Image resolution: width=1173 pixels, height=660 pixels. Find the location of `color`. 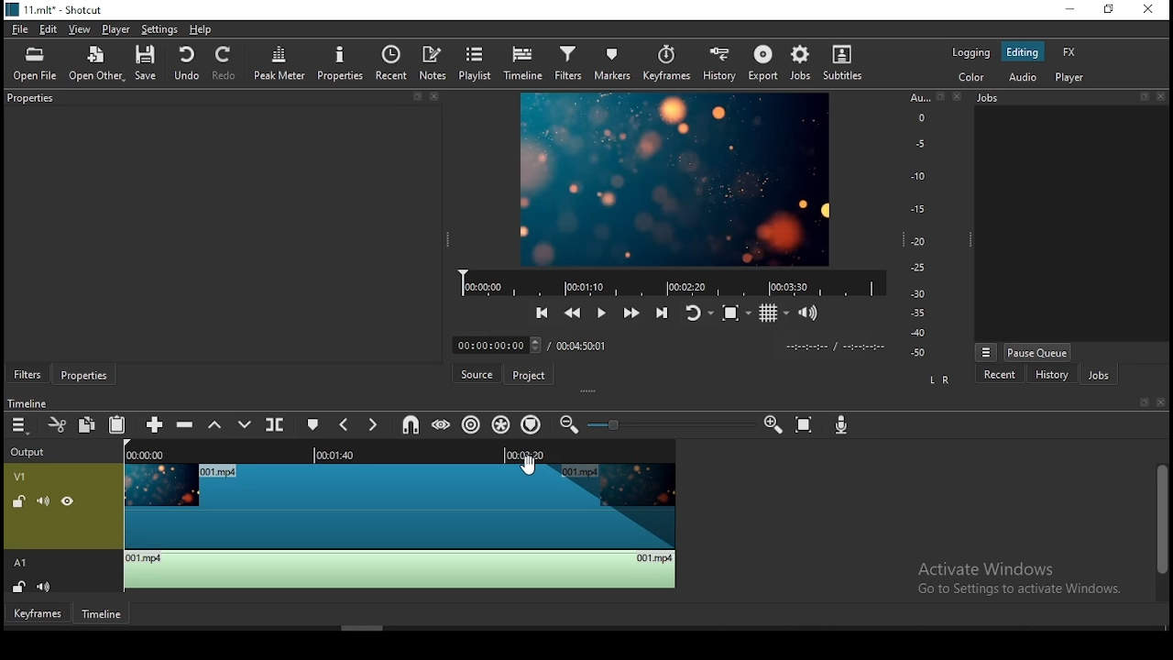

color is located at coordinates (978, 79).